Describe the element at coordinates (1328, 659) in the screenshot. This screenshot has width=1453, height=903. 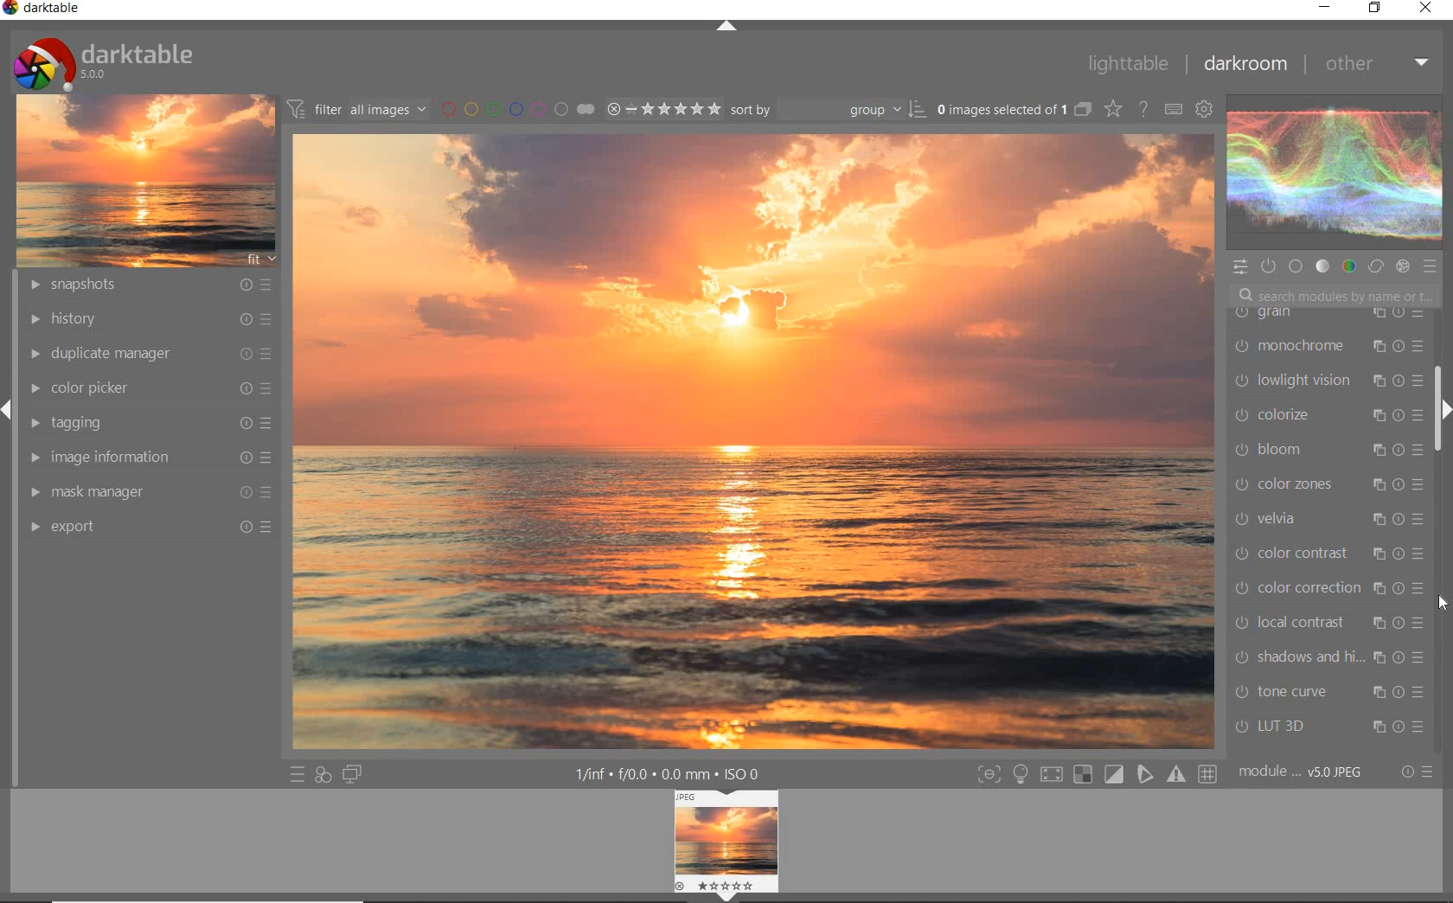
I see `shadows` at that location.